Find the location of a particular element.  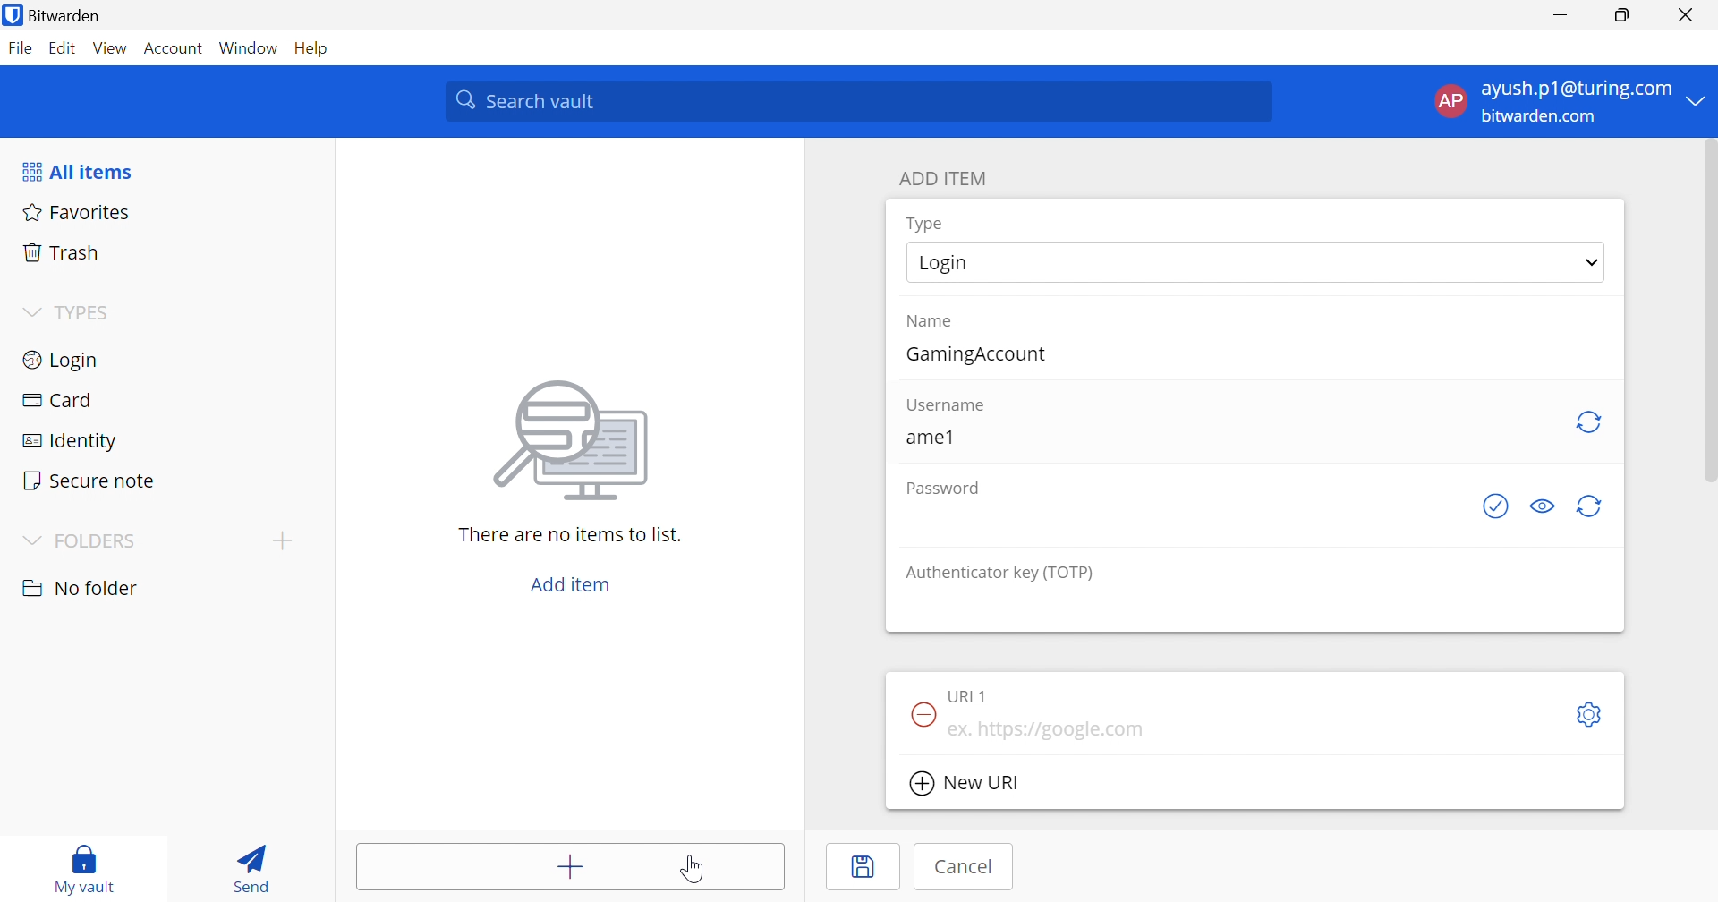

Add item is located at coordinates (566, 583).